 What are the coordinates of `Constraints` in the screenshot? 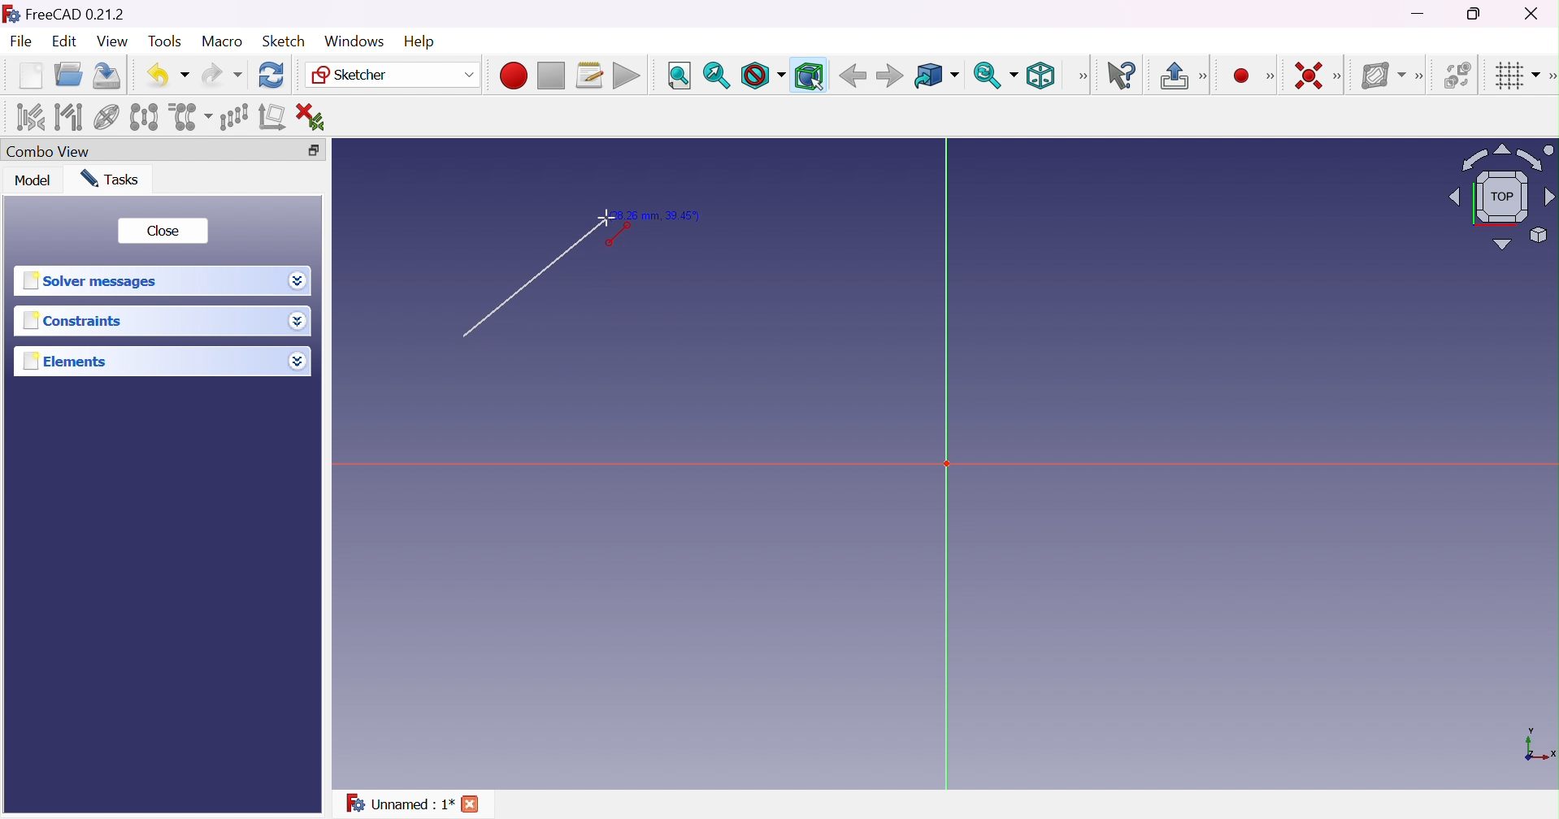 It's located at (72, 323).